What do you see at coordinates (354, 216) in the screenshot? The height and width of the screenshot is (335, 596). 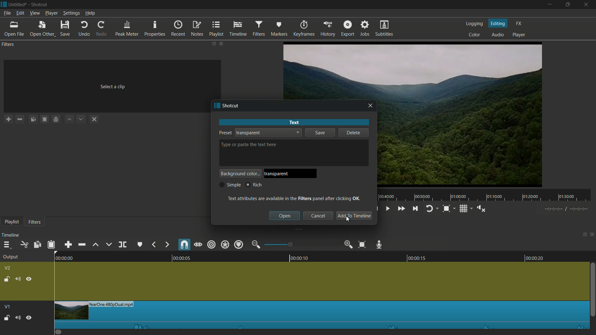 I see `add to timeline` at bounding box center [354, 216].